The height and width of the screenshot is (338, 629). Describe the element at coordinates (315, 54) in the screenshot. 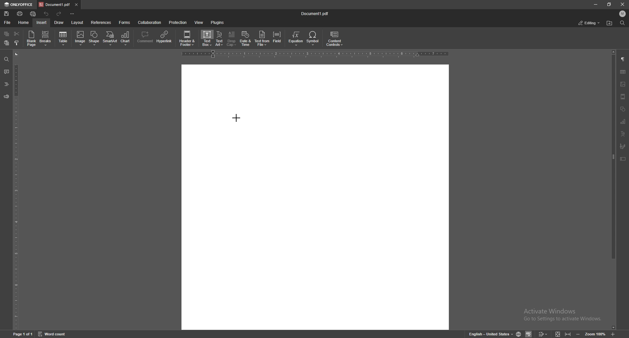

I see `horizontal scale` at that location.